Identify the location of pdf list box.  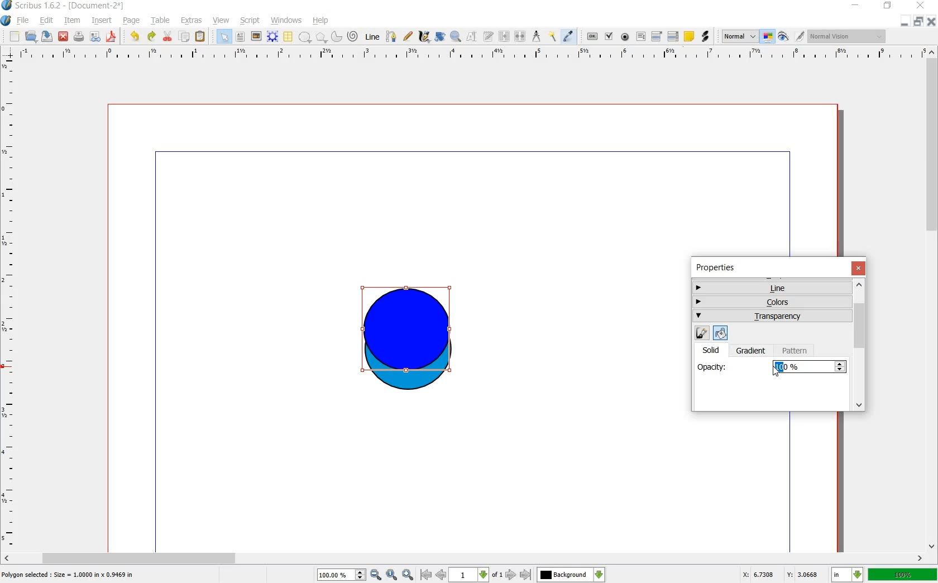
(673, 35).